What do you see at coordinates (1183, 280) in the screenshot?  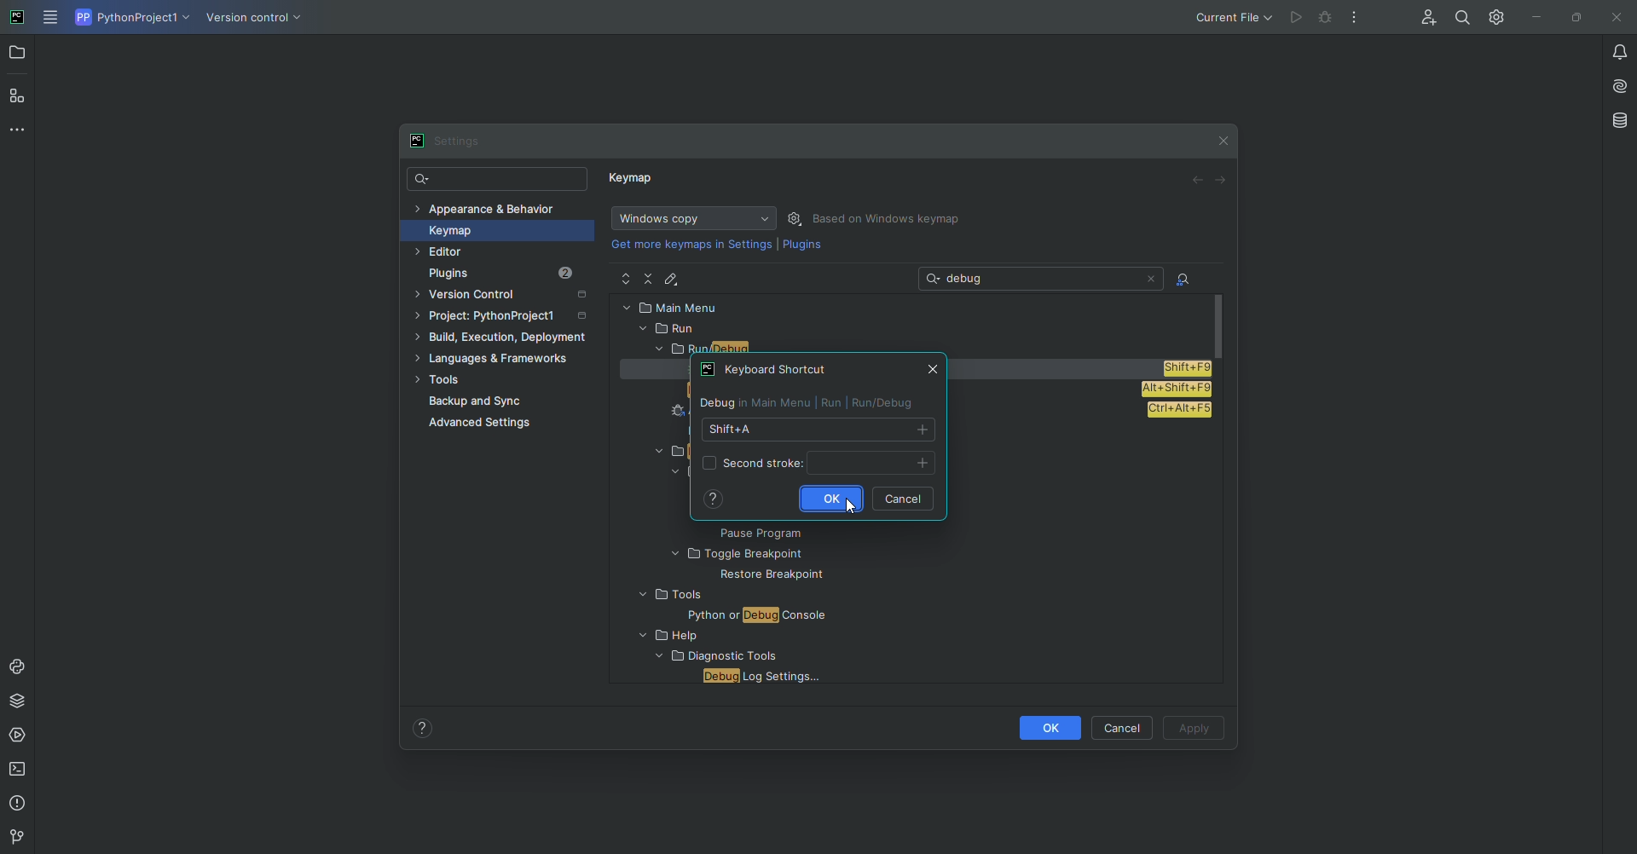 I see `Find Actions` at bounding box center [1183, 280].